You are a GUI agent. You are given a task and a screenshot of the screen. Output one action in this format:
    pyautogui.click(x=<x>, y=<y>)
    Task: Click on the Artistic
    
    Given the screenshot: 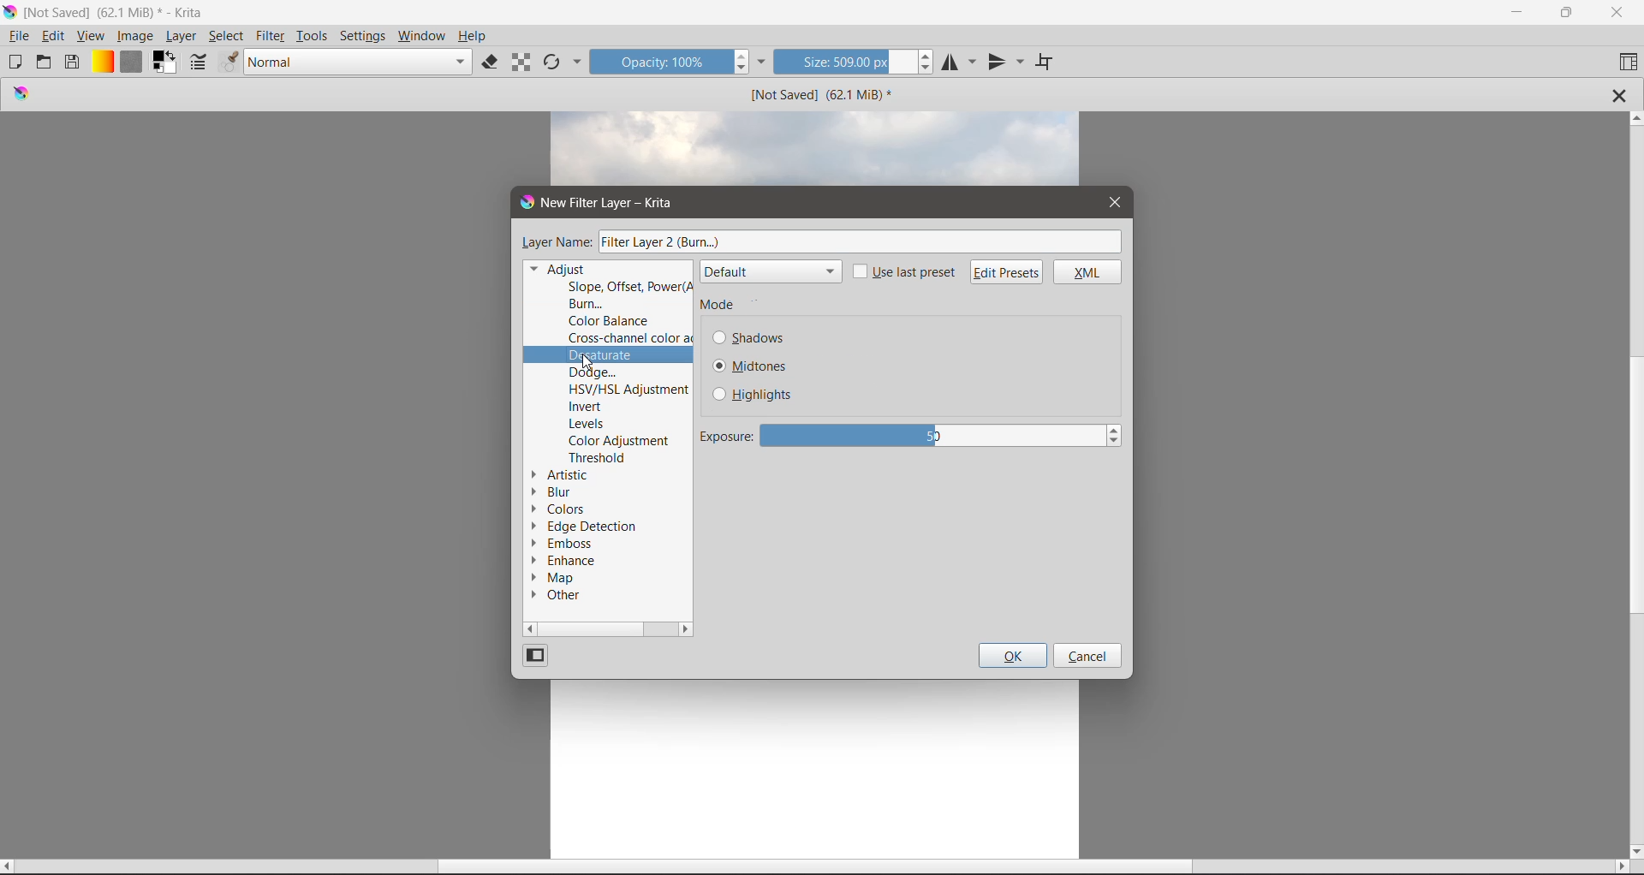 What is the action you would take?
    pyautogui.click(x=562, y=475)
    